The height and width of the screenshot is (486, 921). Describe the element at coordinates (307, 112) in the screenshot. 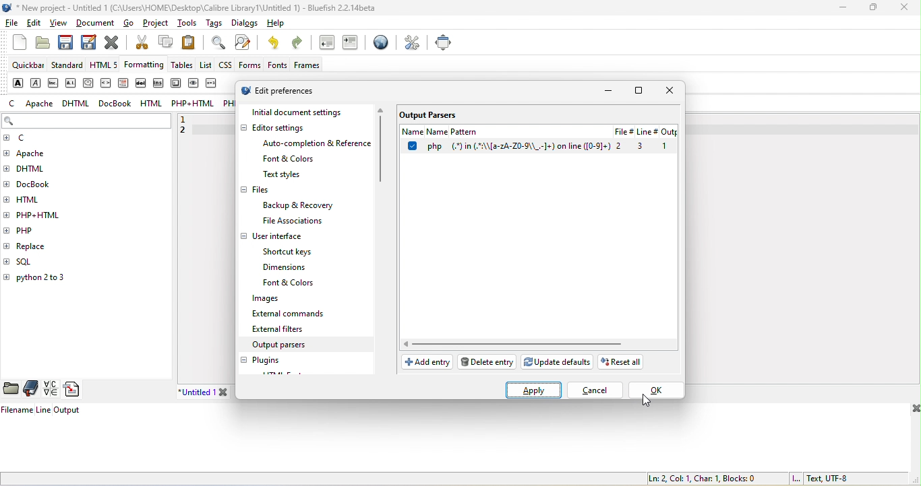

I see `initial document settings` at that location.